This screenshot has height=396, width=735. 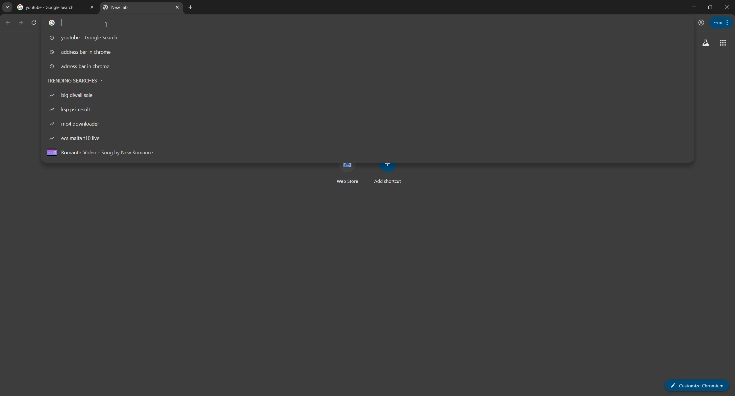 What do you see at coordinates (35, 22) in the screenshot?
I see `reload` at bounding box center [35, 22].